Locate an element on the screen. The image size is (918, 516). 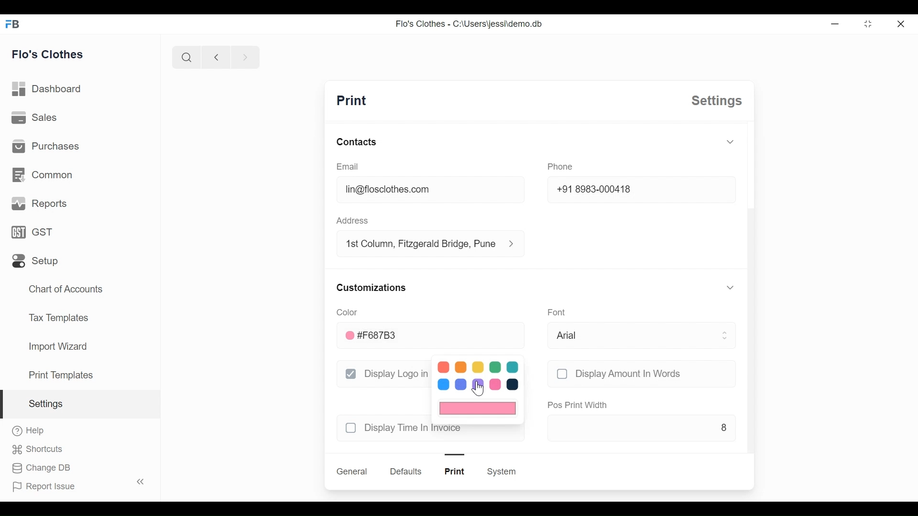
checkbox is located at coordinates (351, 374).